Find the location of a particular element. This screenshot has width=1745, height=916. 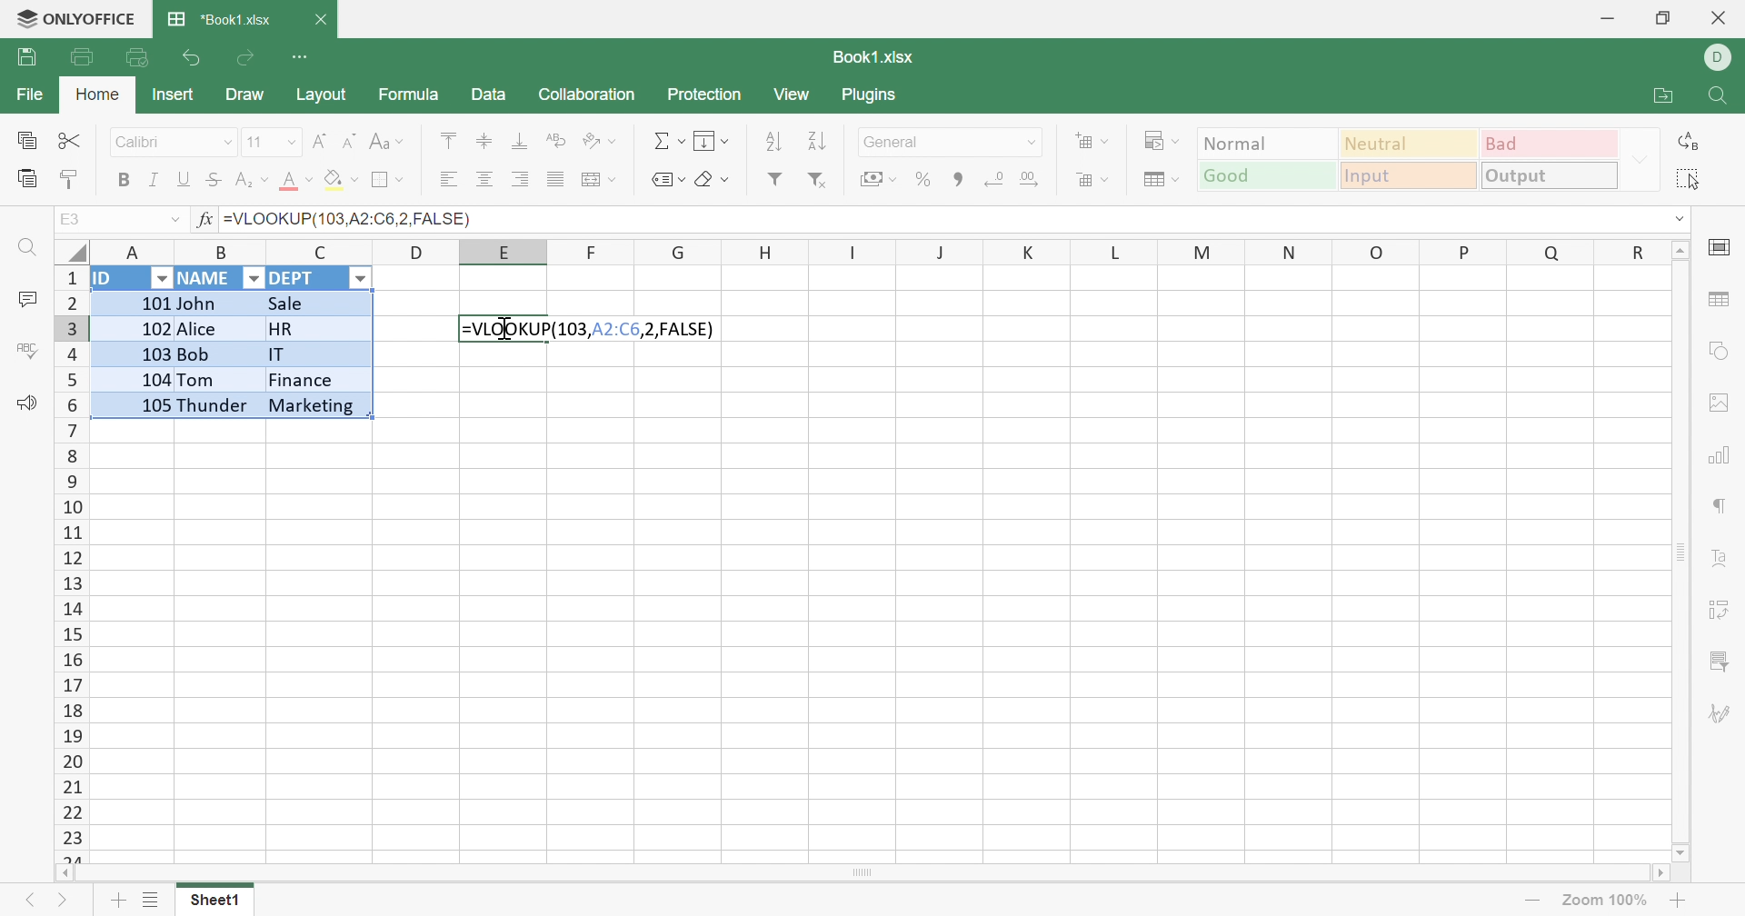

Formula is located at coordinates (411, 95).